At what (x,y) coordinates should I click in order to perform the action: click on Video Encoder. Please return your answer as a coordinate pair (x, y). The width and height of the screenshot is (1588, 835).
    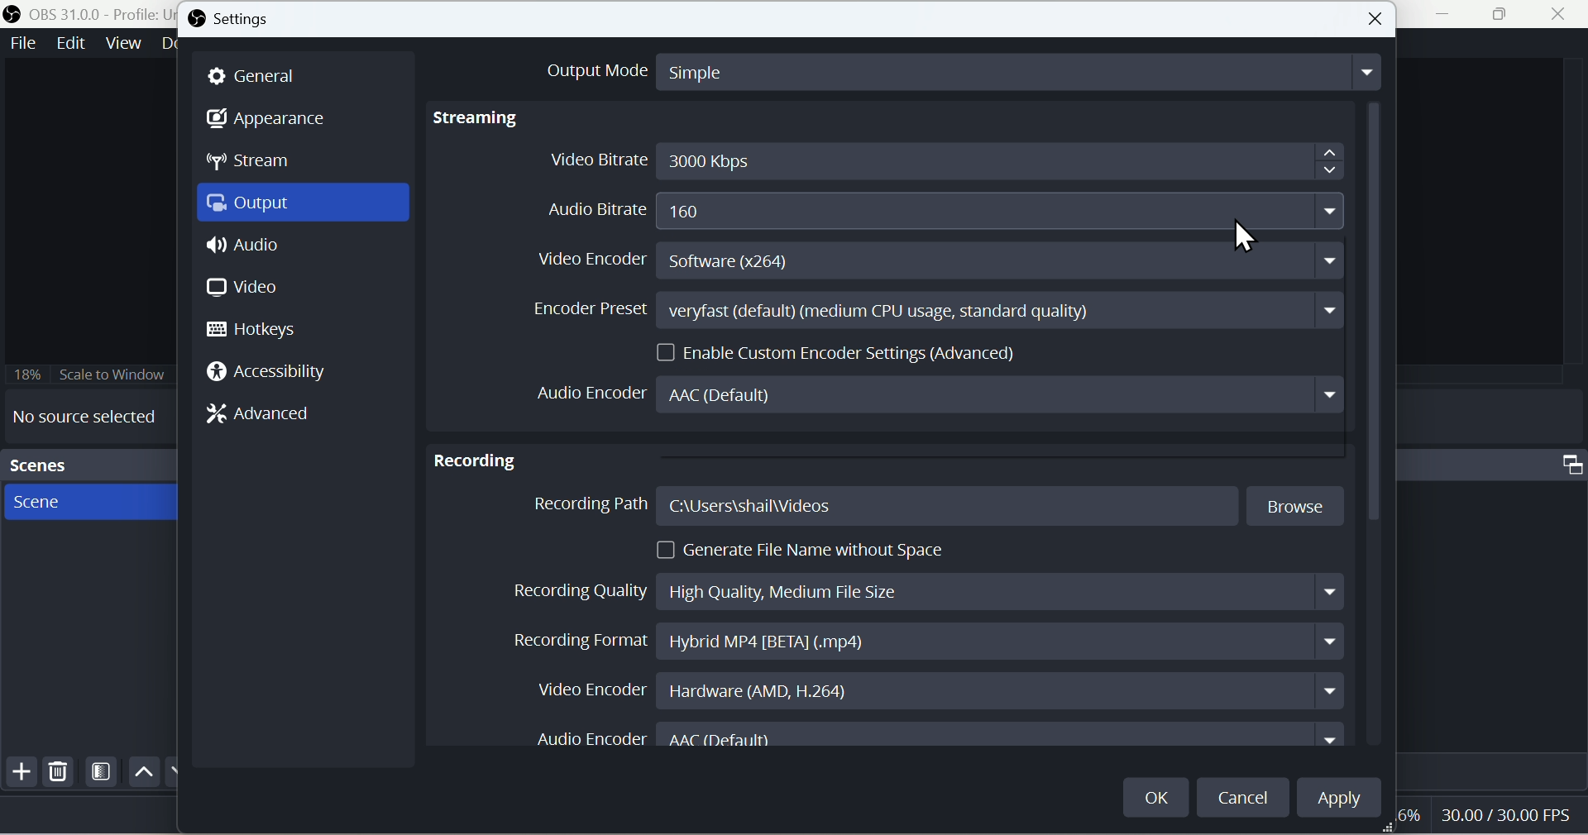
    Looking at the image, I should click on (930, 689).